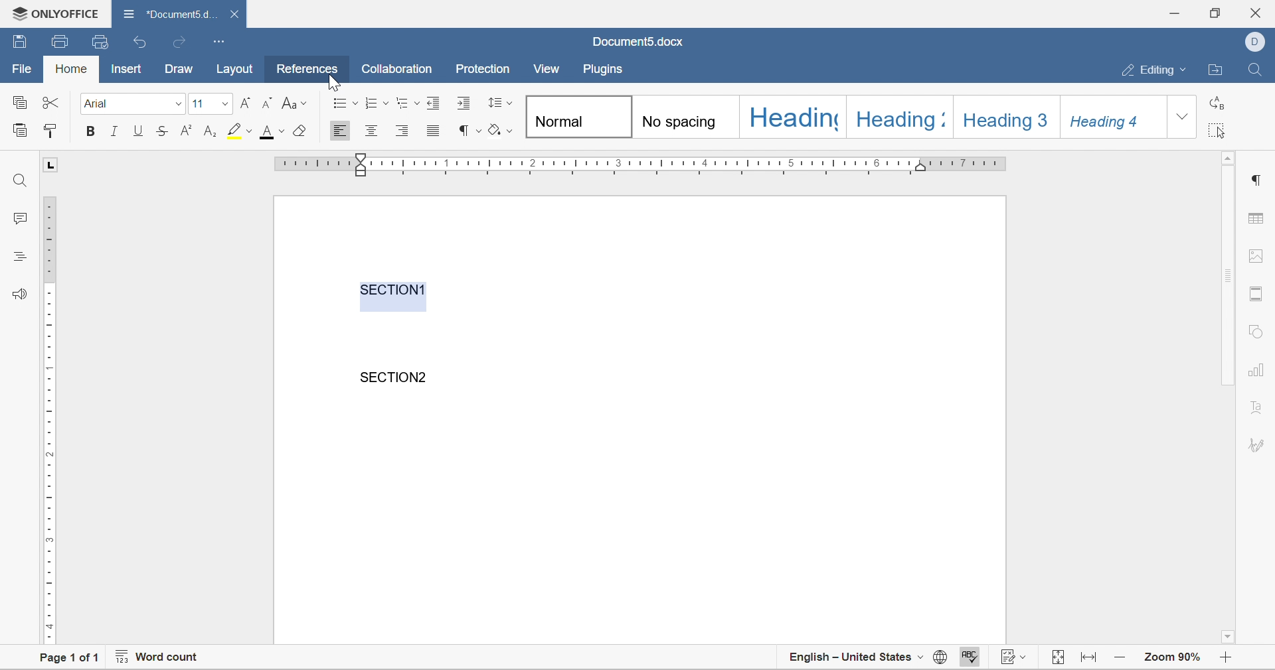 Image resolution: width=1275 pixels, height=670 pixels. Describe the element at coordinates (403, 130) in the screenshot. I see `Align Right` at that location.